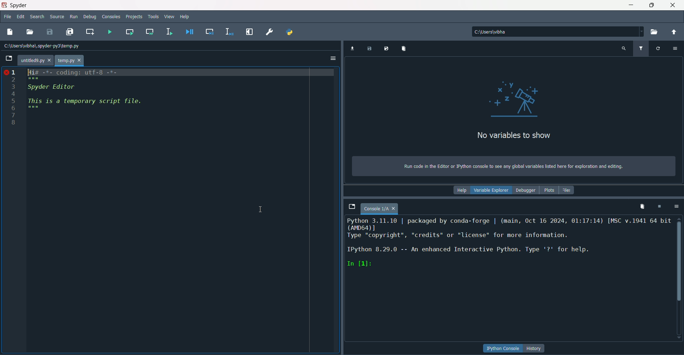 This screenshot has width=684, height=355. Describe the element at coordinates (659, 48) in the screenshot. I see `refresh variable` at that location.